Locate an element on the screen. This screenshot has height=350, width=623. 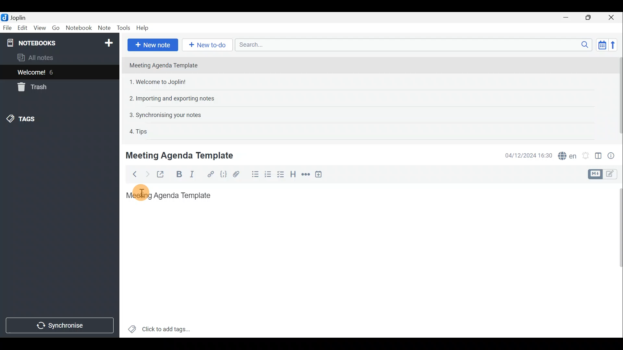
Bold is located at coordinates (179, 174).